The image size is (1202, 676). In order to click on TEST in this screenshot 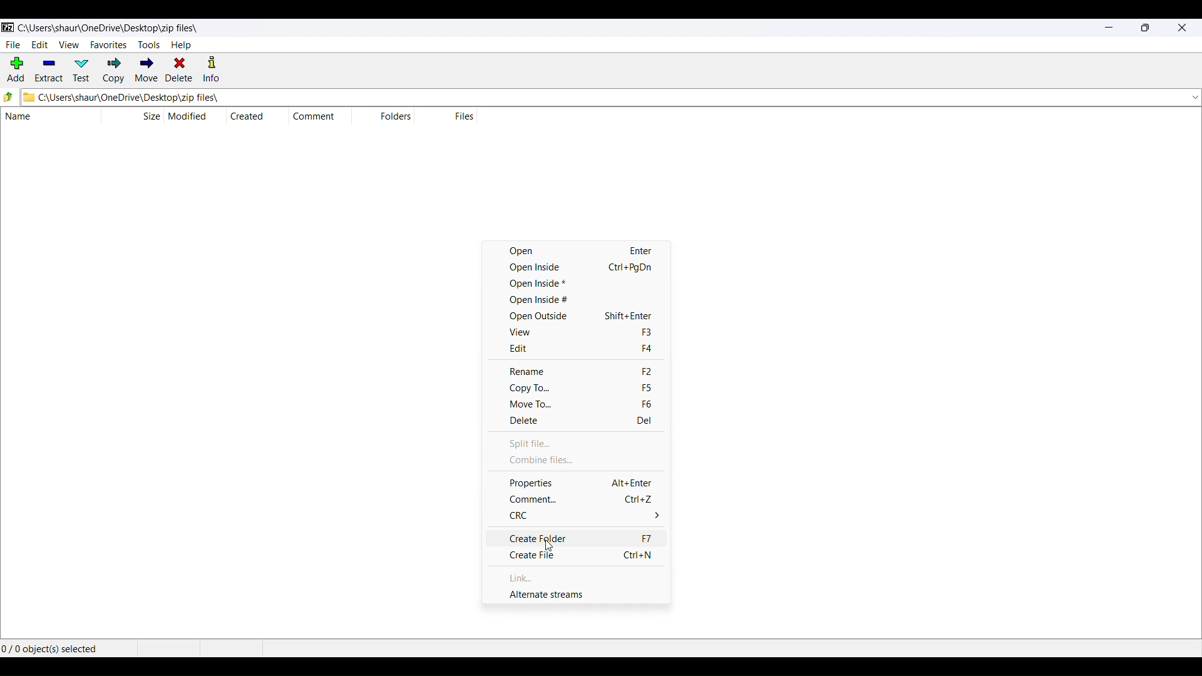, I will do `click(83, 70)`.